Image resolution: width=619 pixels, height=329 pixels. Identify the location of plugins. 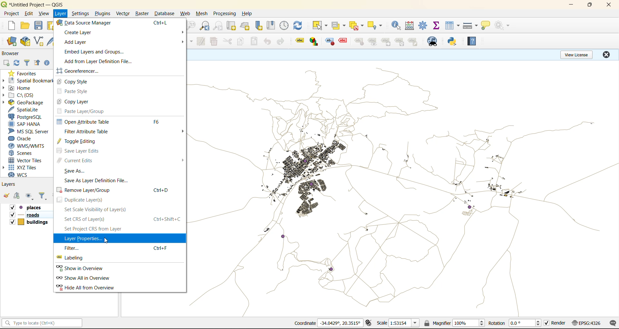
(103, 13).